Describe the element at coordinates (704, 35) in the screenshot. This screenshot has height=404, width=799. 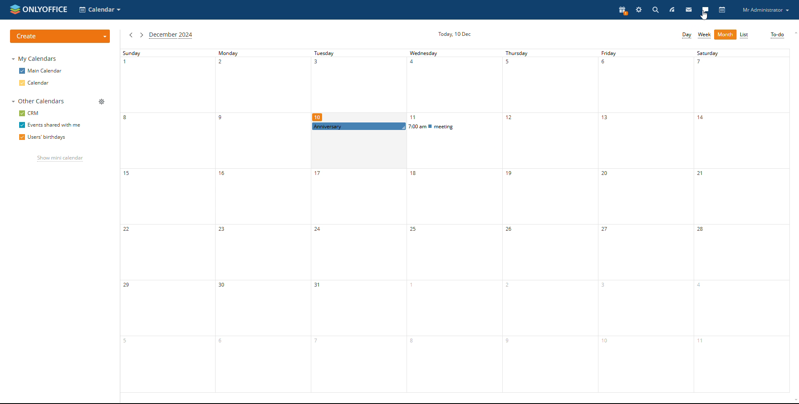
I see `week view` at that location.